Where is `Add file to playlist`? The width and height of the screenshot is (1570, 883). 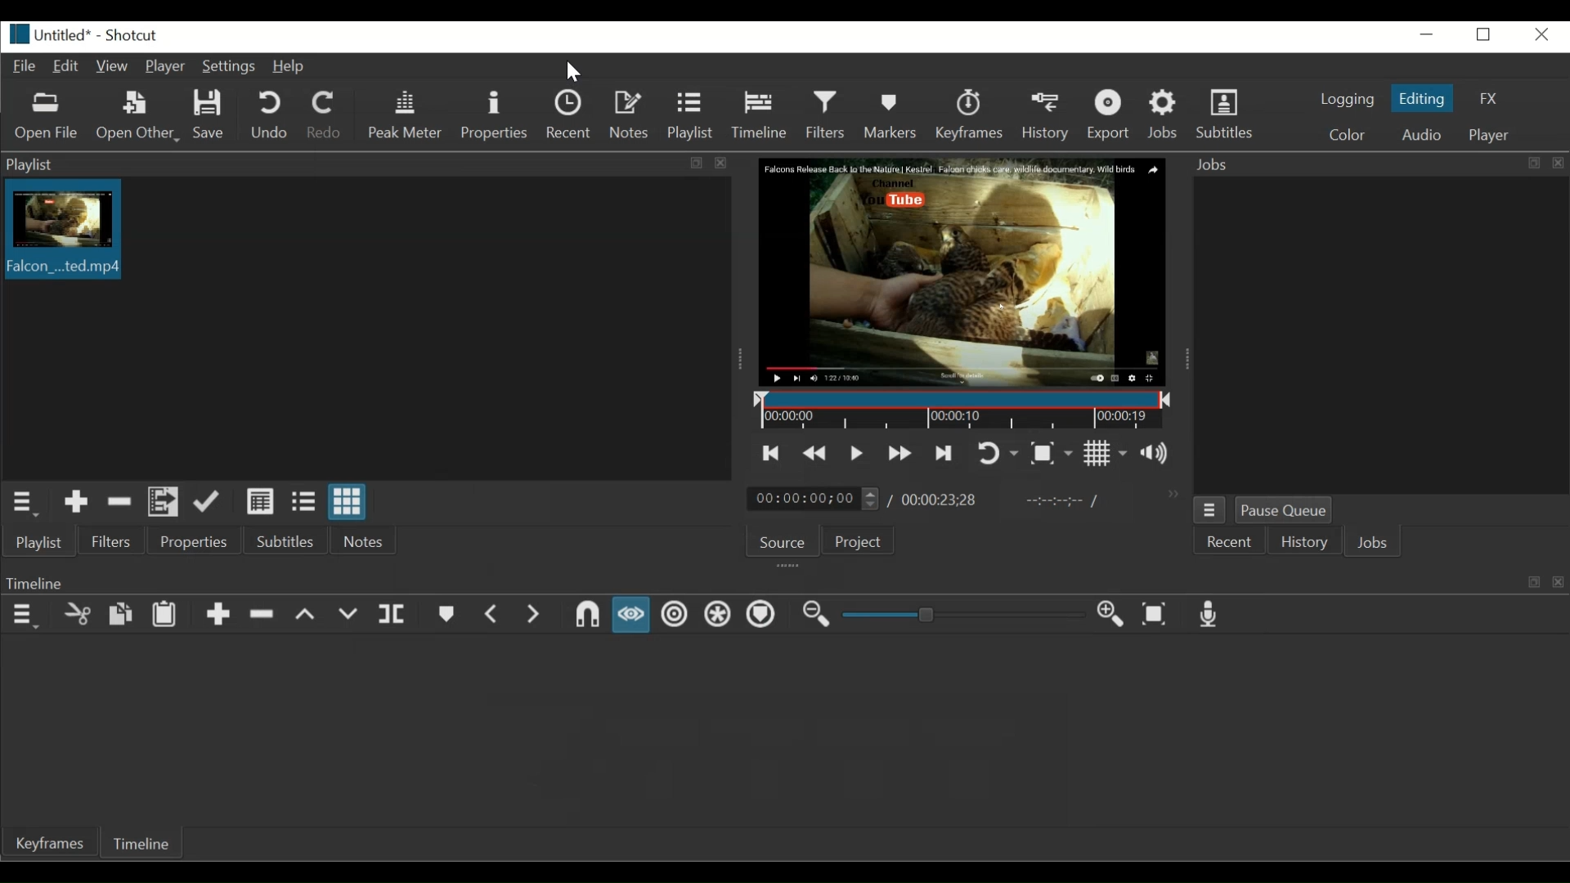 Add file to playlist is located at coordinates (161, 502).